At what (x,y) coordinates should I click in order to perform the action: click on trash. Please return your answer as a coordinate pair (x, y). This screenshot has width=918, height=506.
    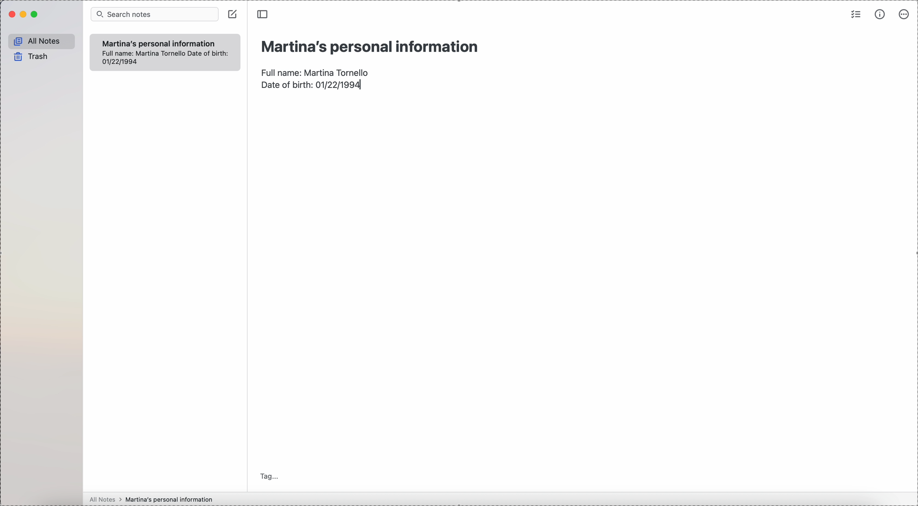
    Looking at the image, I should click on (29, 56).